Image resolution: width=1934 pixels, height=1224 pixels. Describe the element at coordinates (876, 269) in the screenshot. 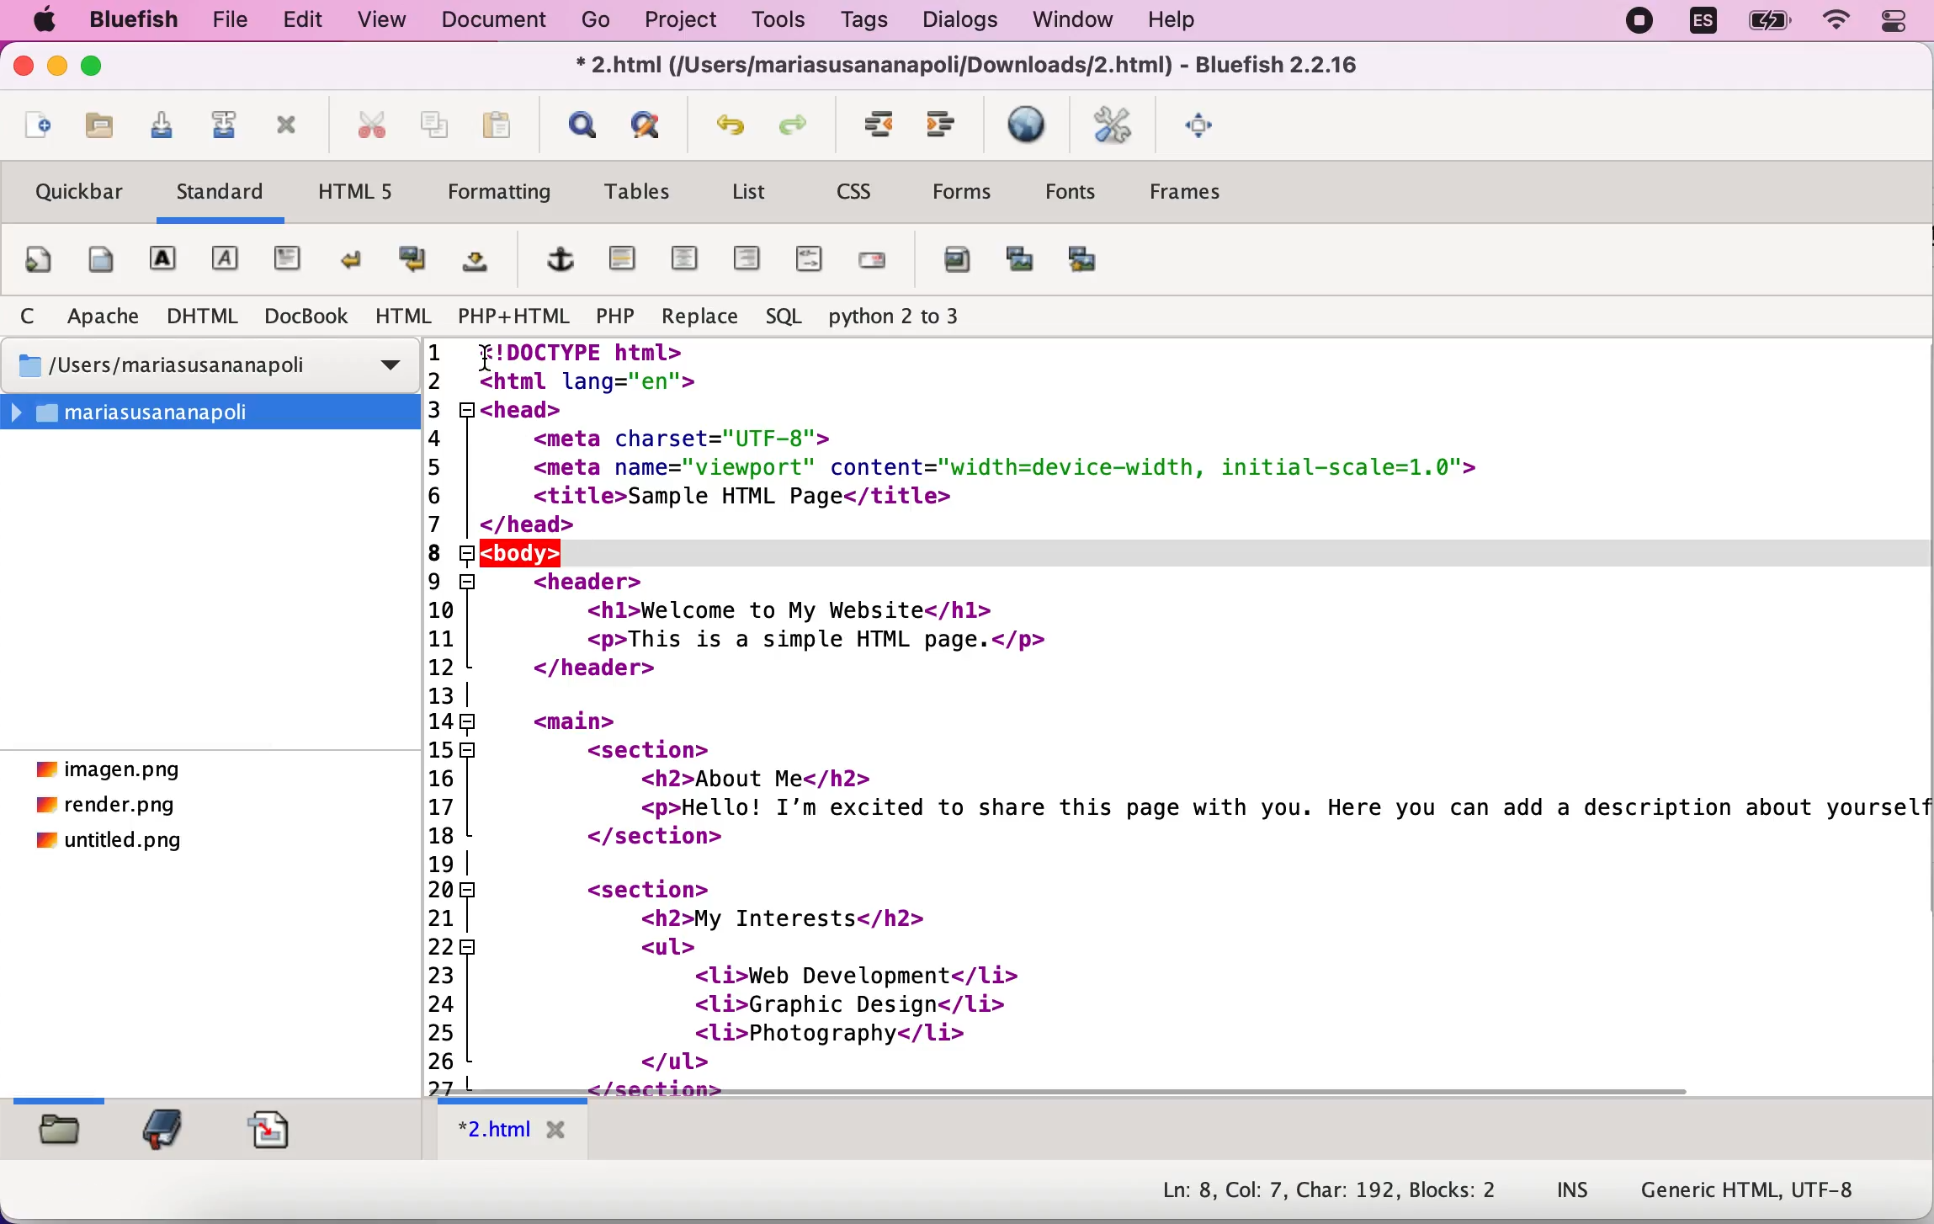

I see `email` at that location.